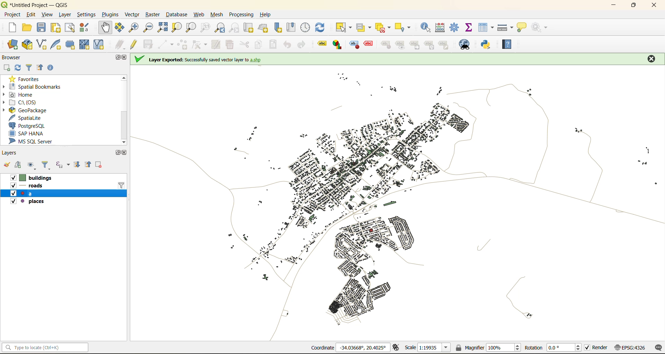 The image size is (665, 354). What do you see at coordinates (11, 44) in the screenshot?
I see `open datasource manager` at bounding box center [11, 44].